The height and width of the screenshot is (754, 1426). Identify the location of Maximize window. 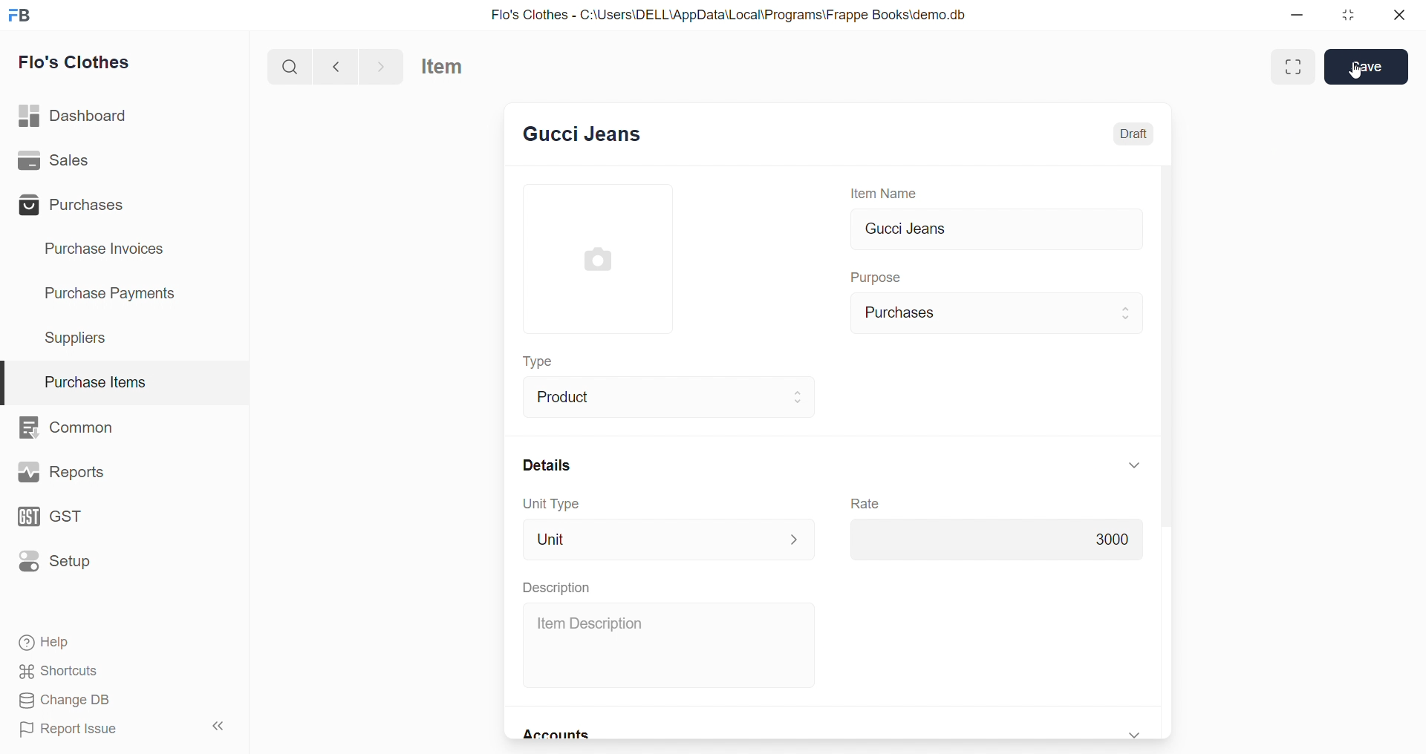
(1295, 67).